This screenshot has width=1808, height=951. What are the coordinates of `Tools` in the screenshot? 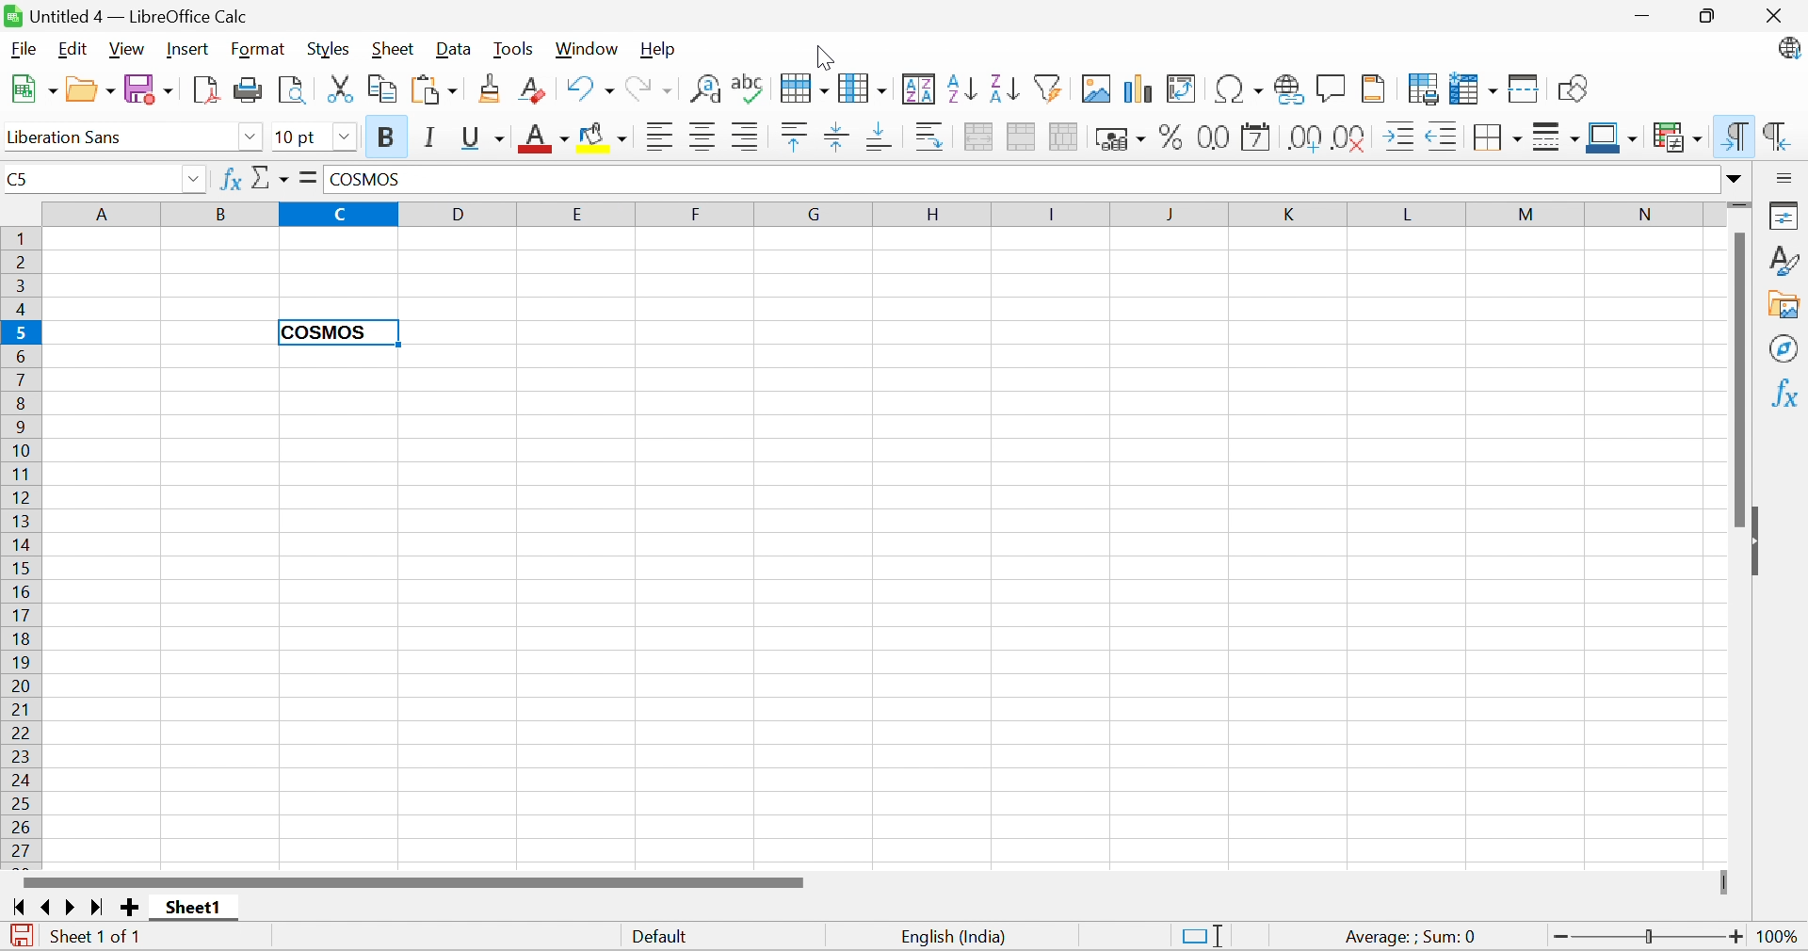 It's located at (515, 48).